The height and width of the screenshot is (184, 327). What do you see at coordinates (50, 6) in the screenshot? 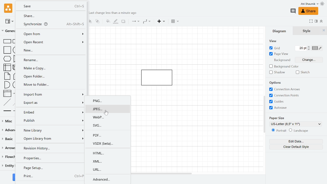
I see `Save` at bounding box center [50, 6].